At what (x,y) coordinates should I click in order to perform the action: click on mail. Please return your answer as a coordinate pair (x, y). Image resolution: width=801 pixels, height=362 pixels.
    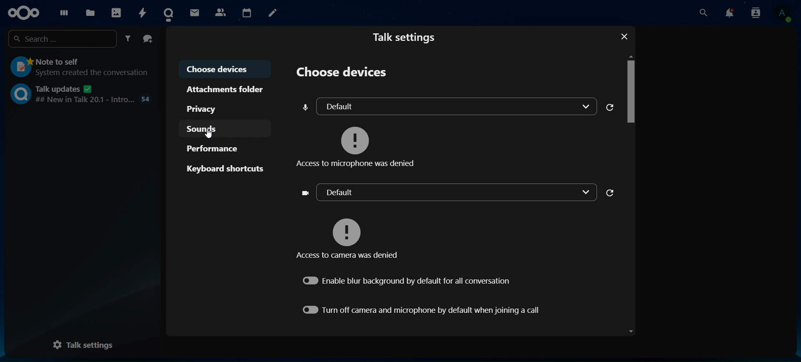
    Looking at the image, I should click on (194, 12).